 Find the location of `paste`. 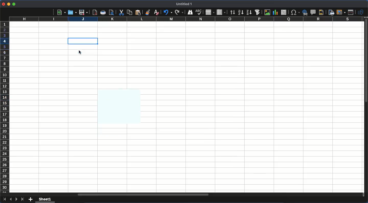

paste is located at coordinates (129, 12).